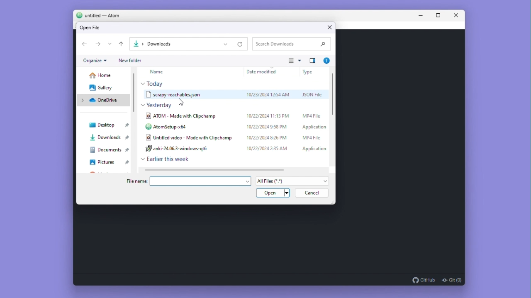 This screenshot has width=531, height=298. What do you see at coordinates (158, 106) in the screenshot?
I see `Yesterday` at bounding box center [158, 106].